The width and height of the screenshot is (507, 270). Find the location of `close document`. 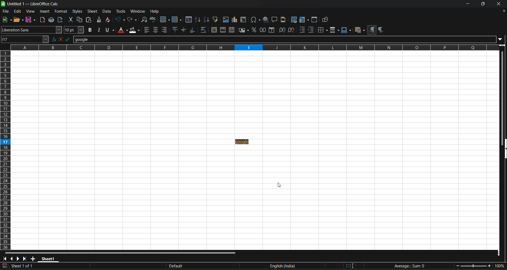

close document is located at coordinates (504, 11).